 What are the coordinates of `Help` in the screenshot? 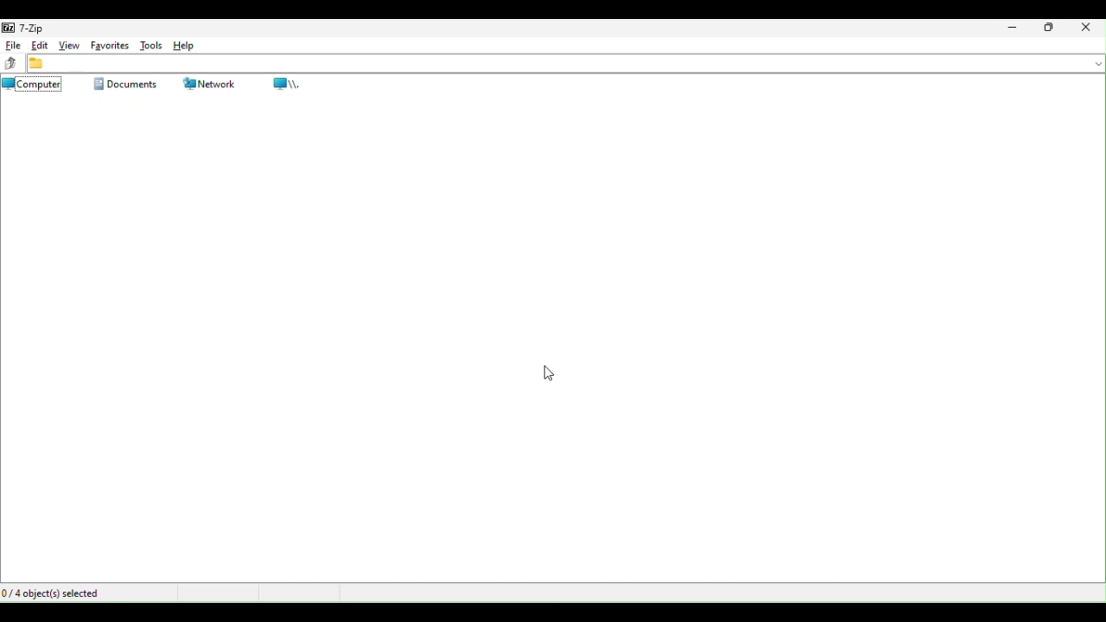 It's located at (187, 43).